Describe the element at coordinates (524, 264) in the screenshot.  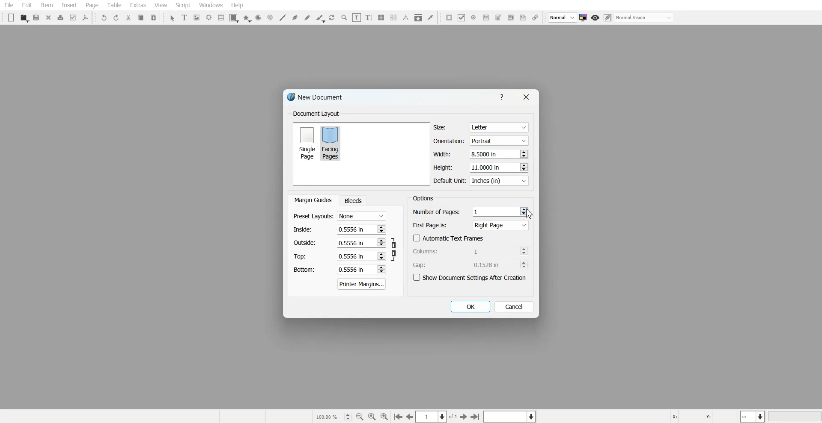
I see `Increase and decrease No. ` at that location.